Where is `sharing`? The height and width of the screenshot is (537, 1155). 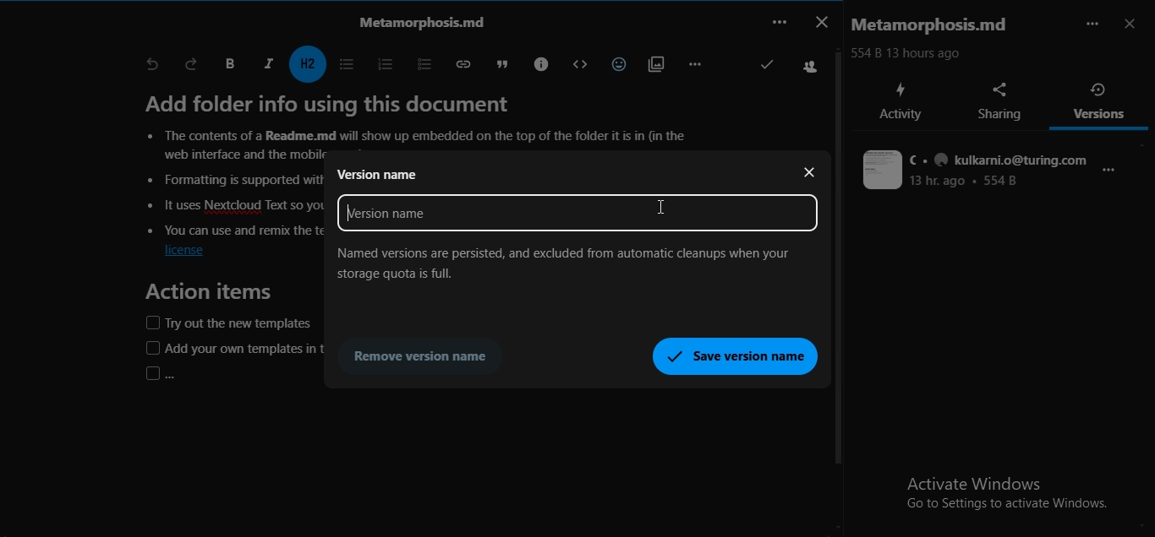
sharing is located at coordinates (1003, 101).